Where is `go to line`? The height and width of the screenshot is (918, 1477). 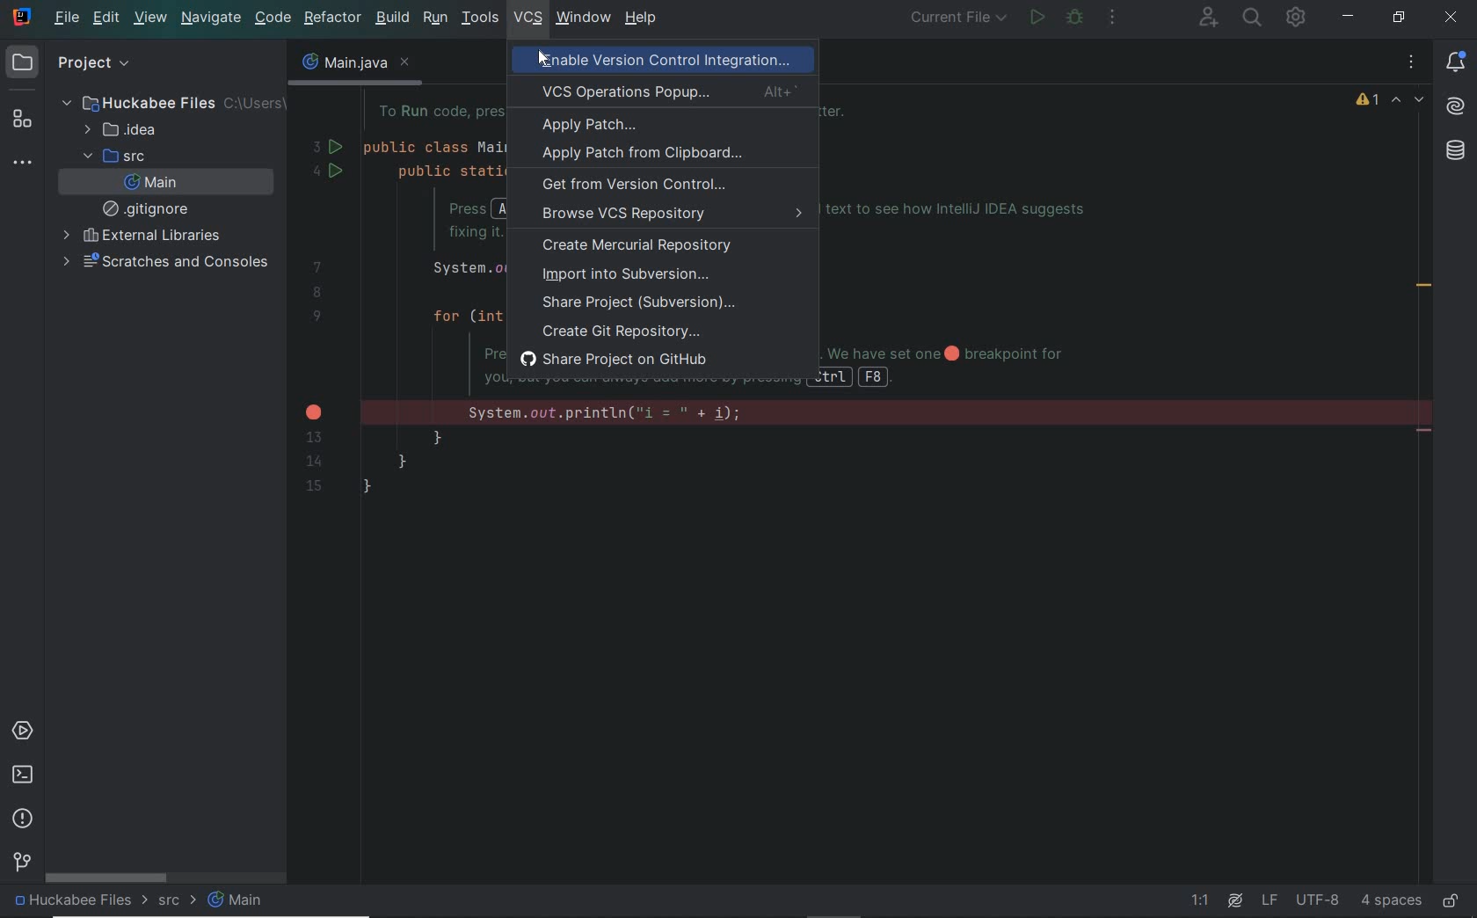 go to line is located at coordinates (1203, 901).